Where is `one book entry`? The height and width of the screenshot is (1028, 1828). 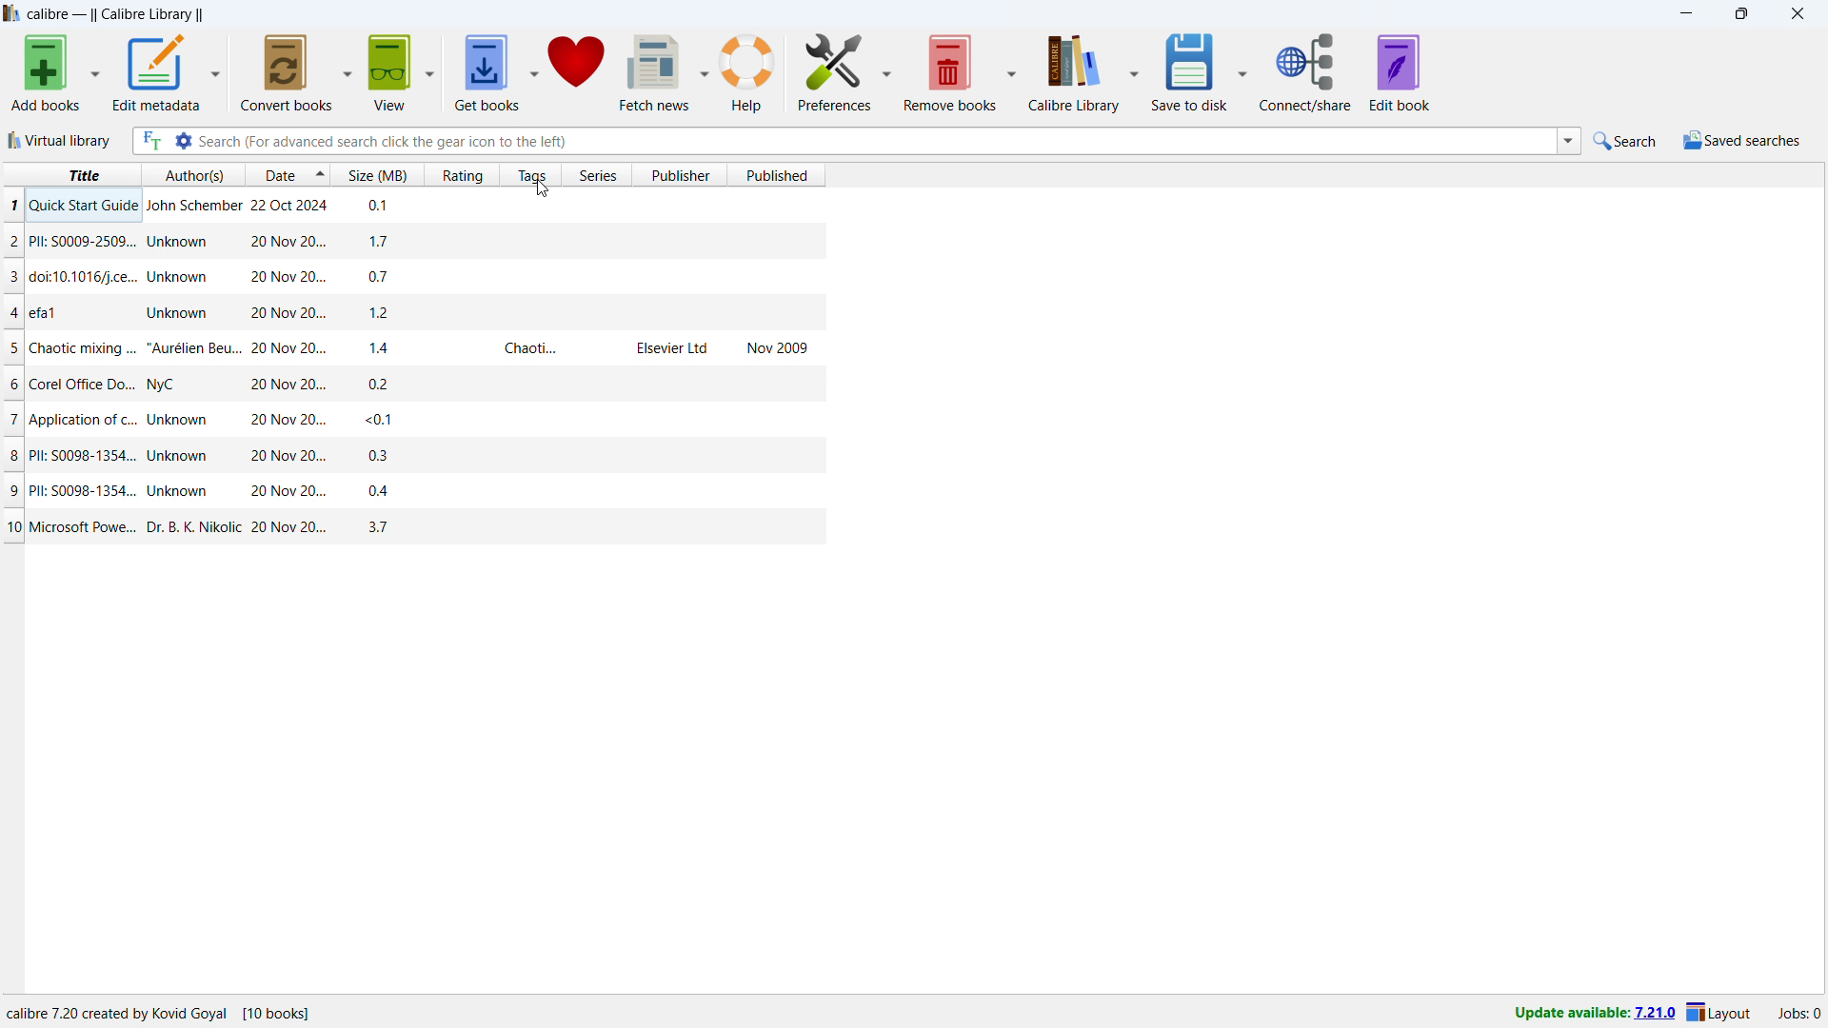
one book entry is located at coordinates (407, 312).